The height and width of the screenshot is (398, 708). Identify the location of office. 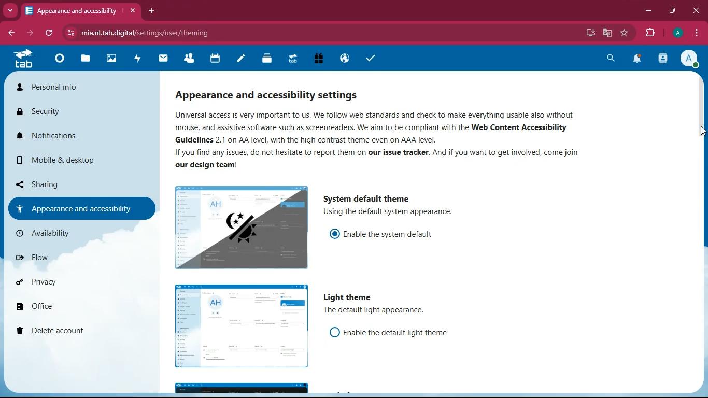
(52, 306).